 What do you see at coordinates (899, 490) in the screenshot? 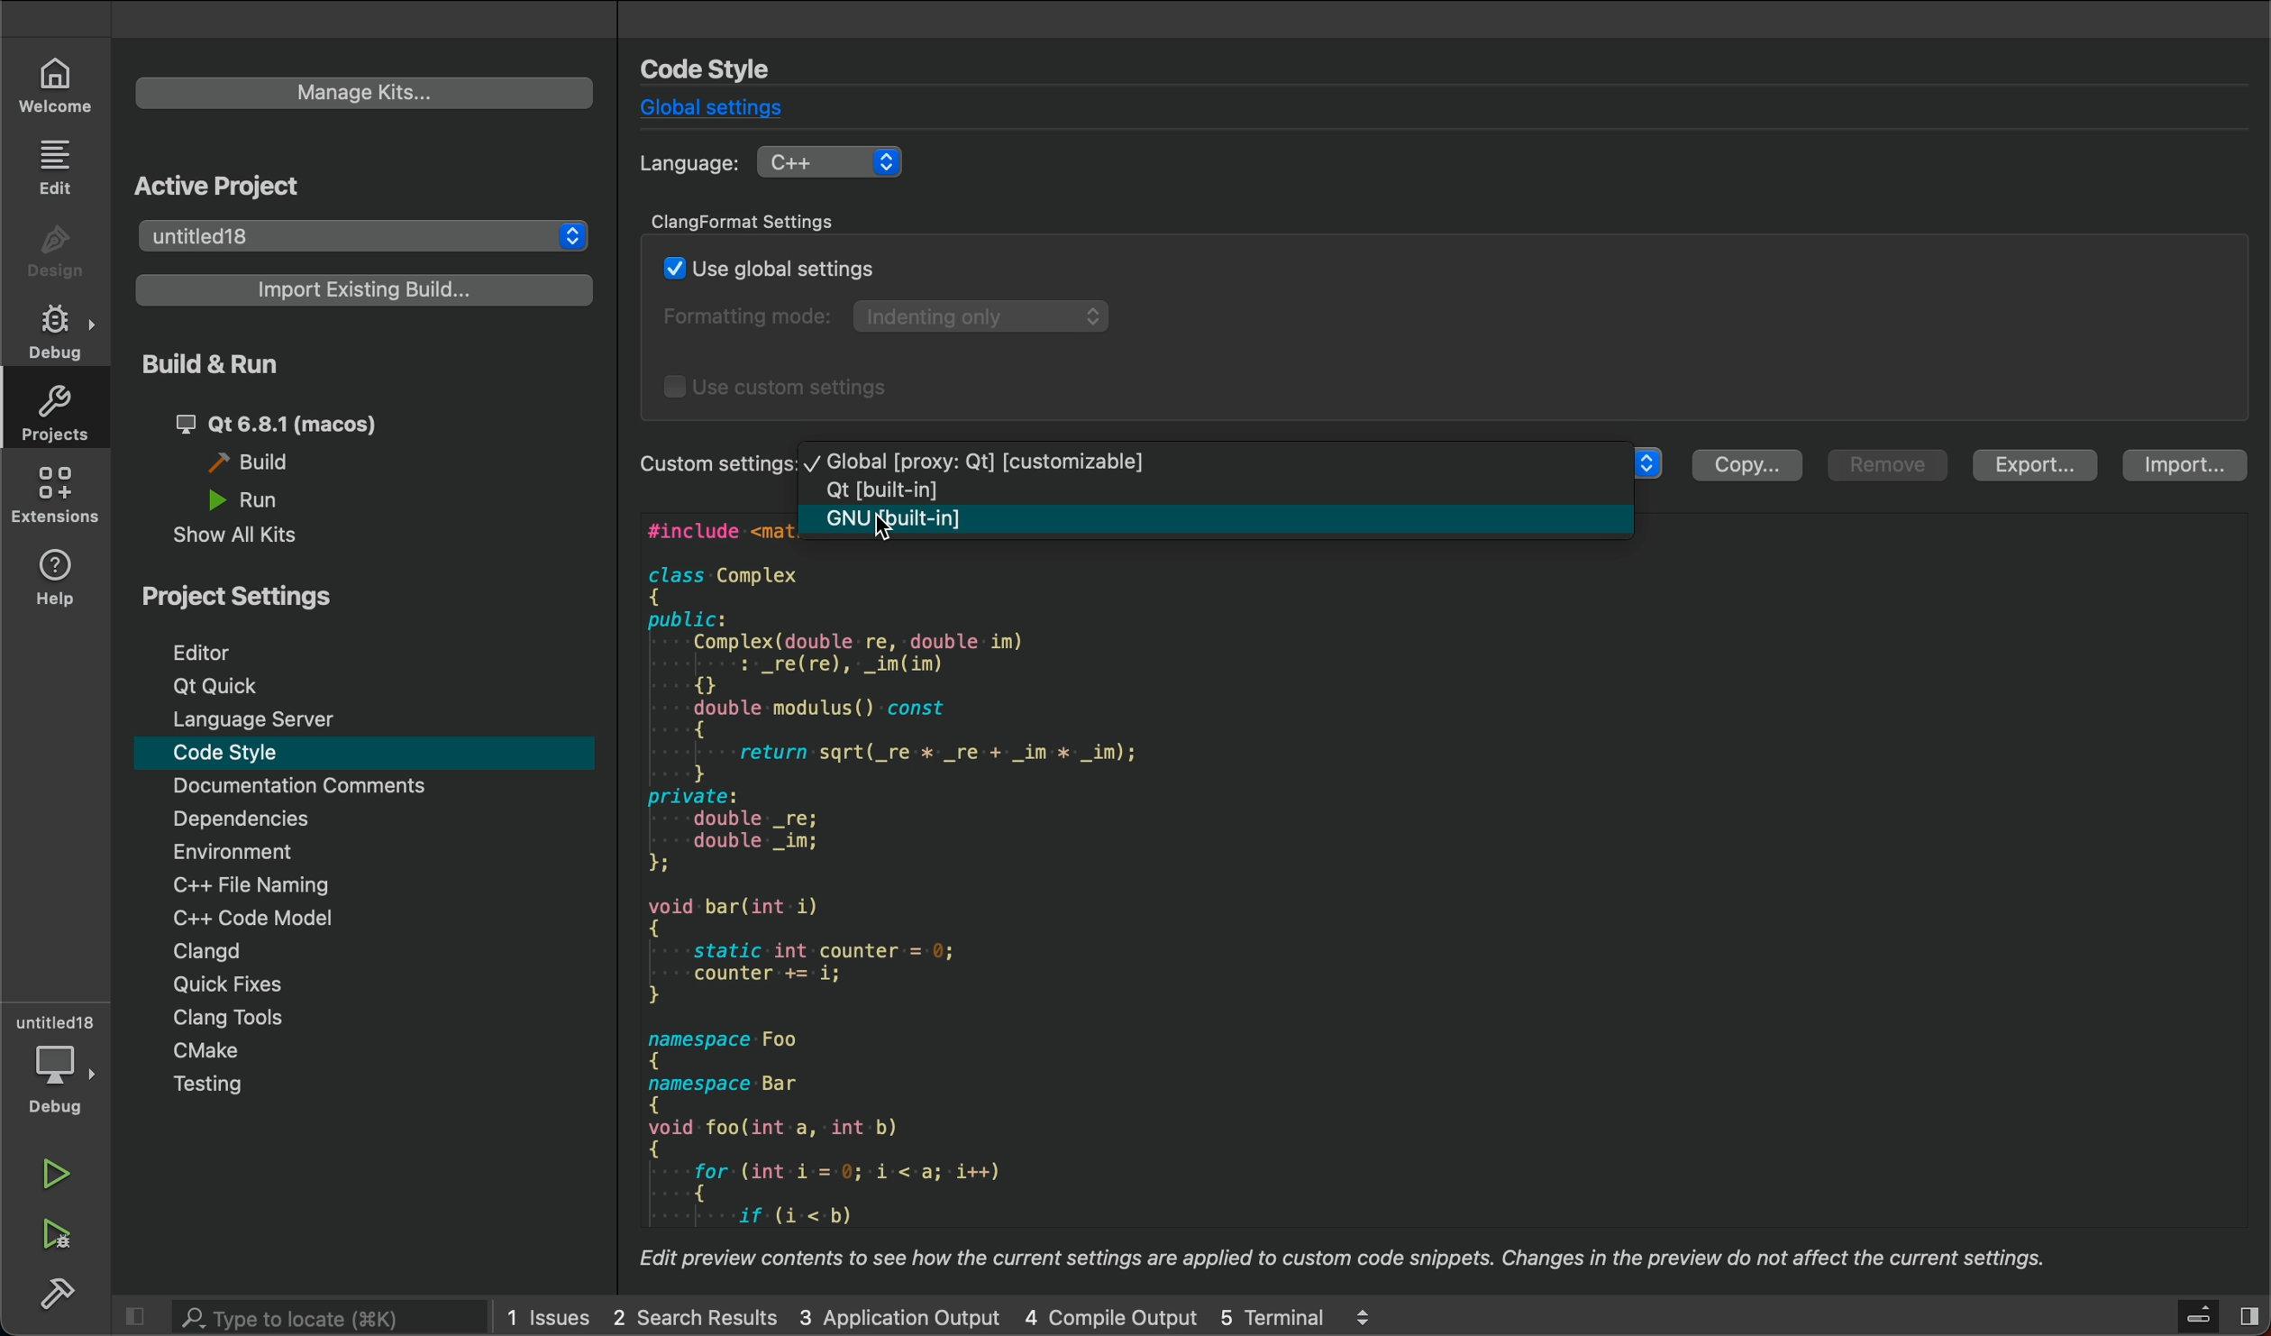
I see `Qt (built-in)` at bounding box center [899, 490].